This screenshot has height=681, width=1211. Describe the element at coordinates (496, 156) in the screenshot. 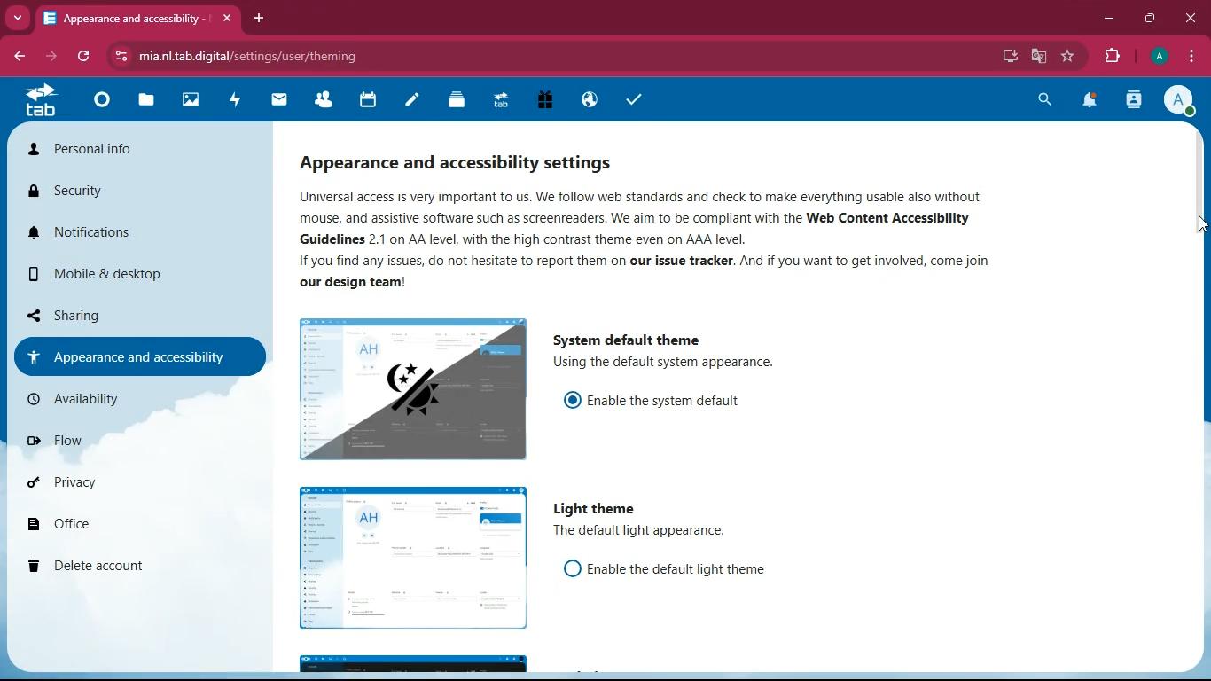

I see `appearance` at that location.